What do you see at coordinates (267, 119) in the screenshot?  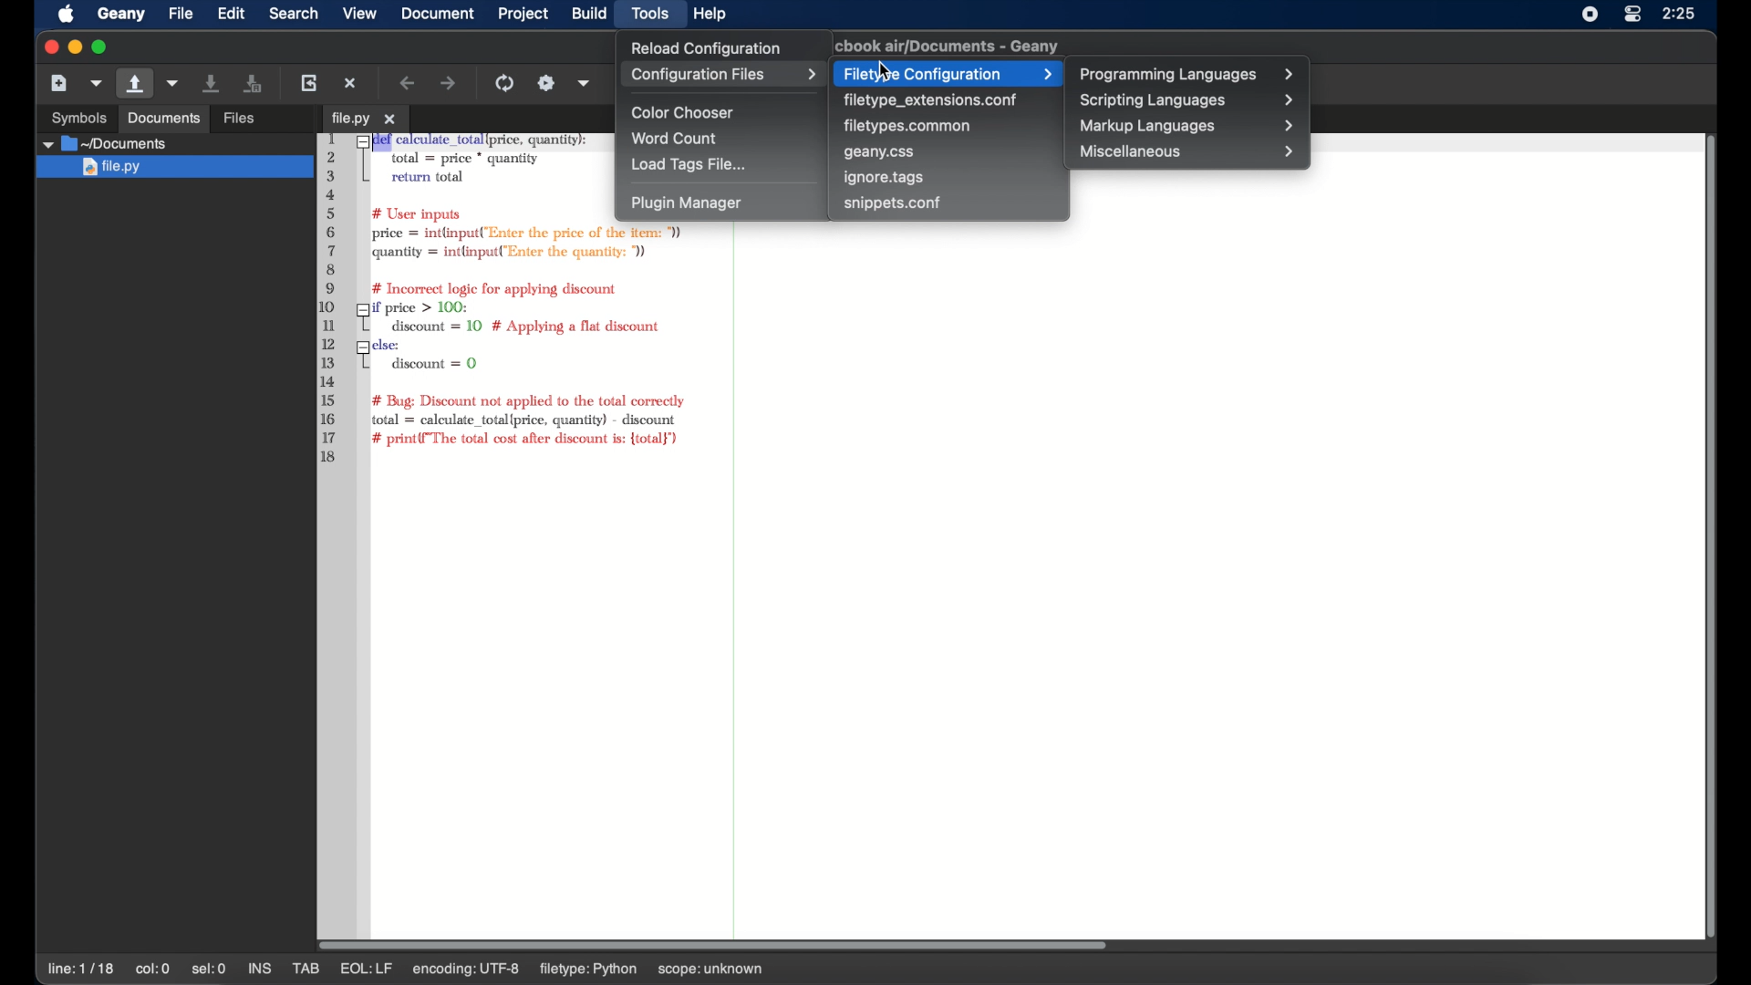 I see `open an existing file` at bounding box center [267, 119].